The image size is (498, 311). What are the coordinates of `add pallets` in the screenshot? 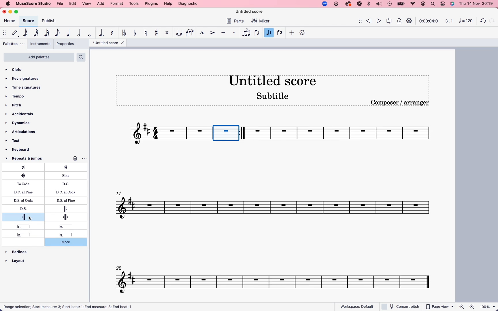 It's located at (39, 57).